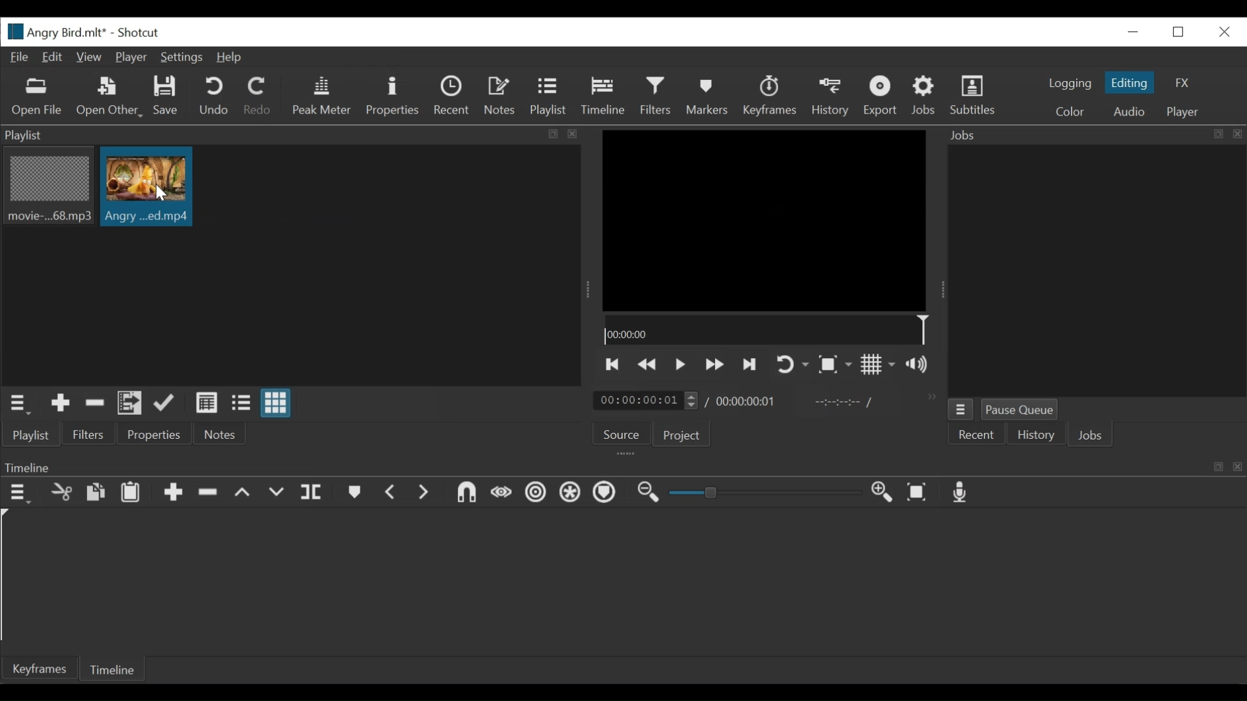 The height and width of the screenshot is (701, 1247). I want to click on Play quickly backward, so click(649, 365).